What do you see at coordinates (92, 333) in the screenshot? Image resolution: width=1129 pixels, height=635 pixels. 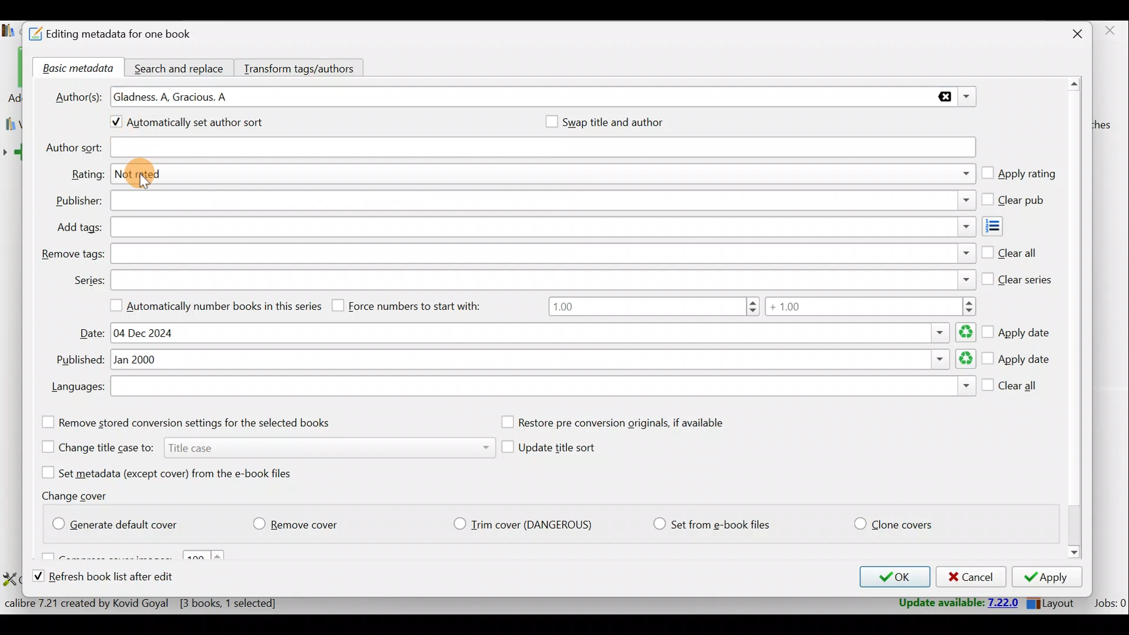 I see `Date:` at bounding box center [92, 333].